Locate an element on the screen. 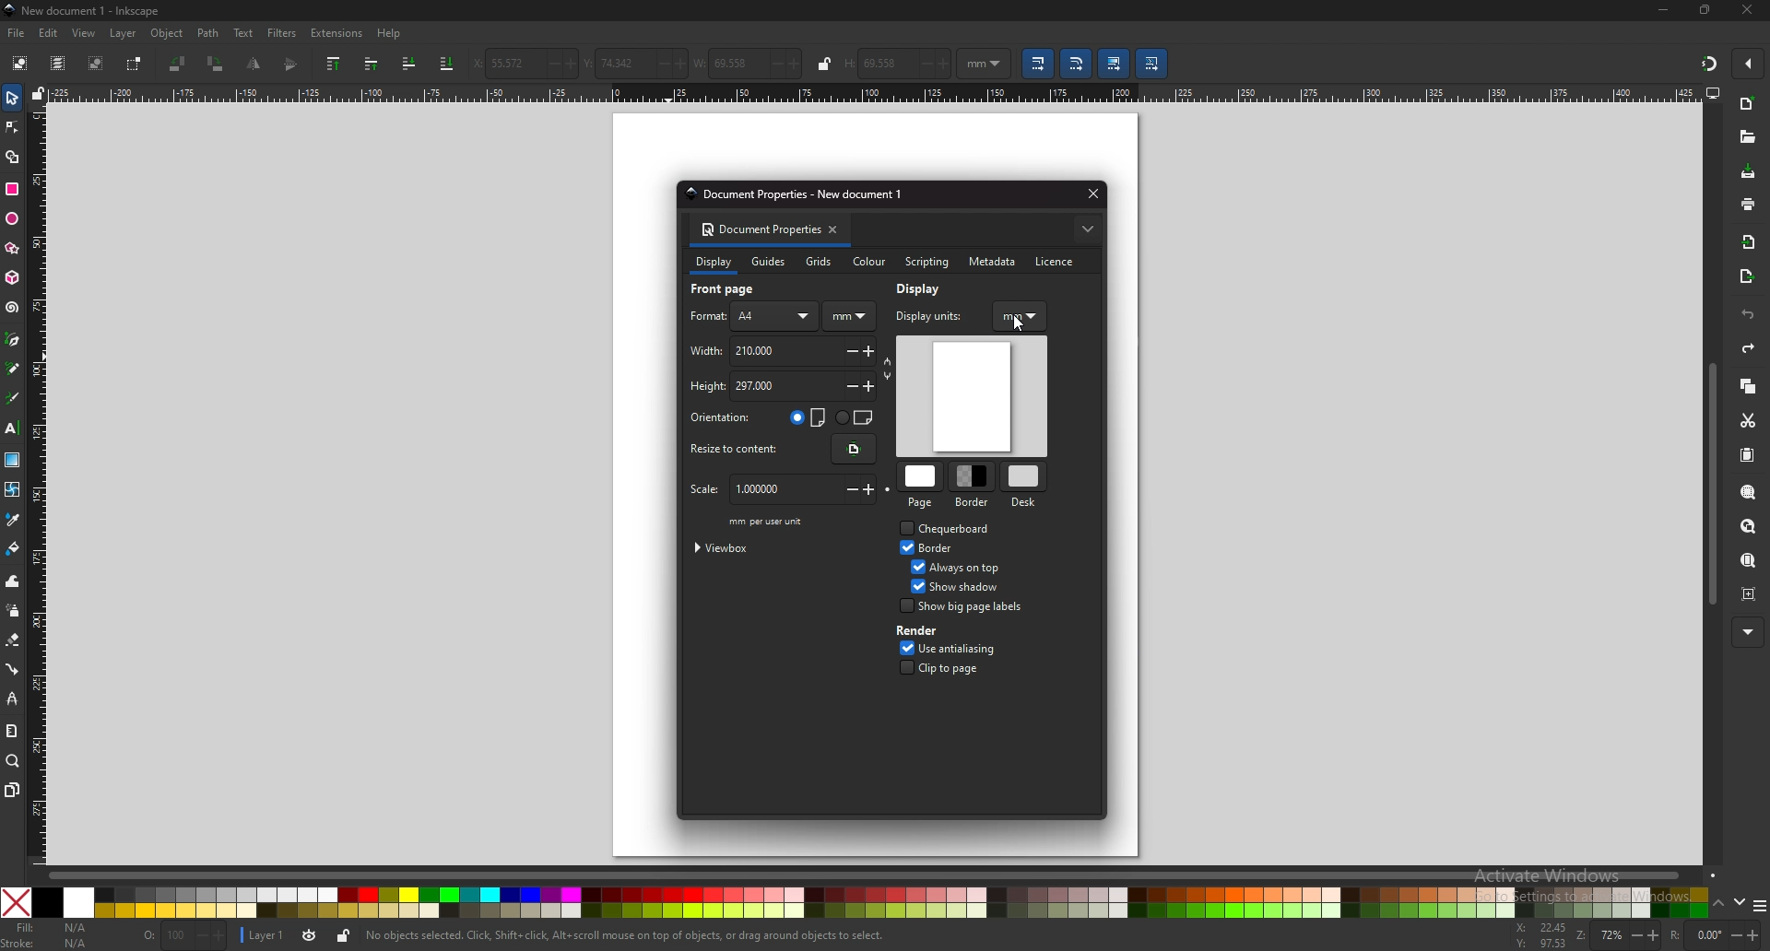 This screenshot has height=951, width=1770. lower selection to one step is located at coordinates (409, 64).